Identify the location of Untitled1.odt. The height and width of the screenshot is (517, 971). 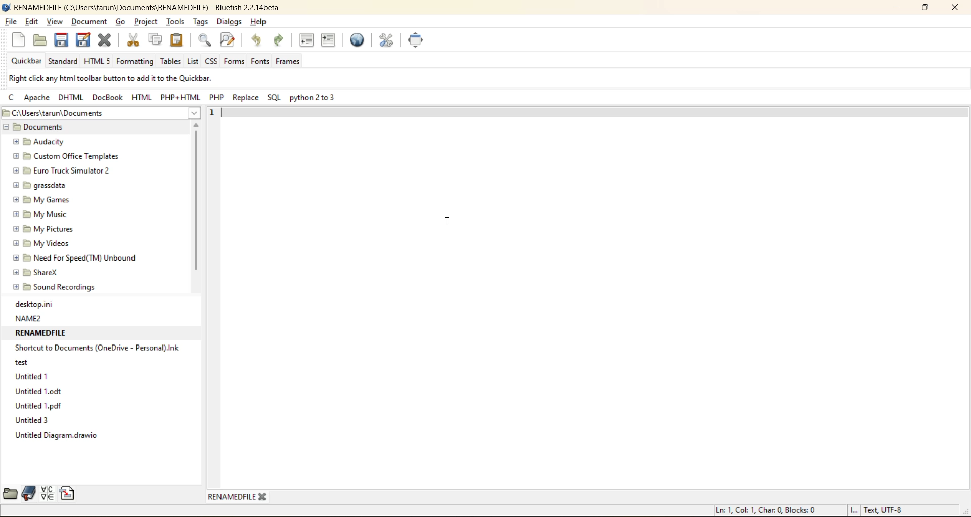
(41, 392).